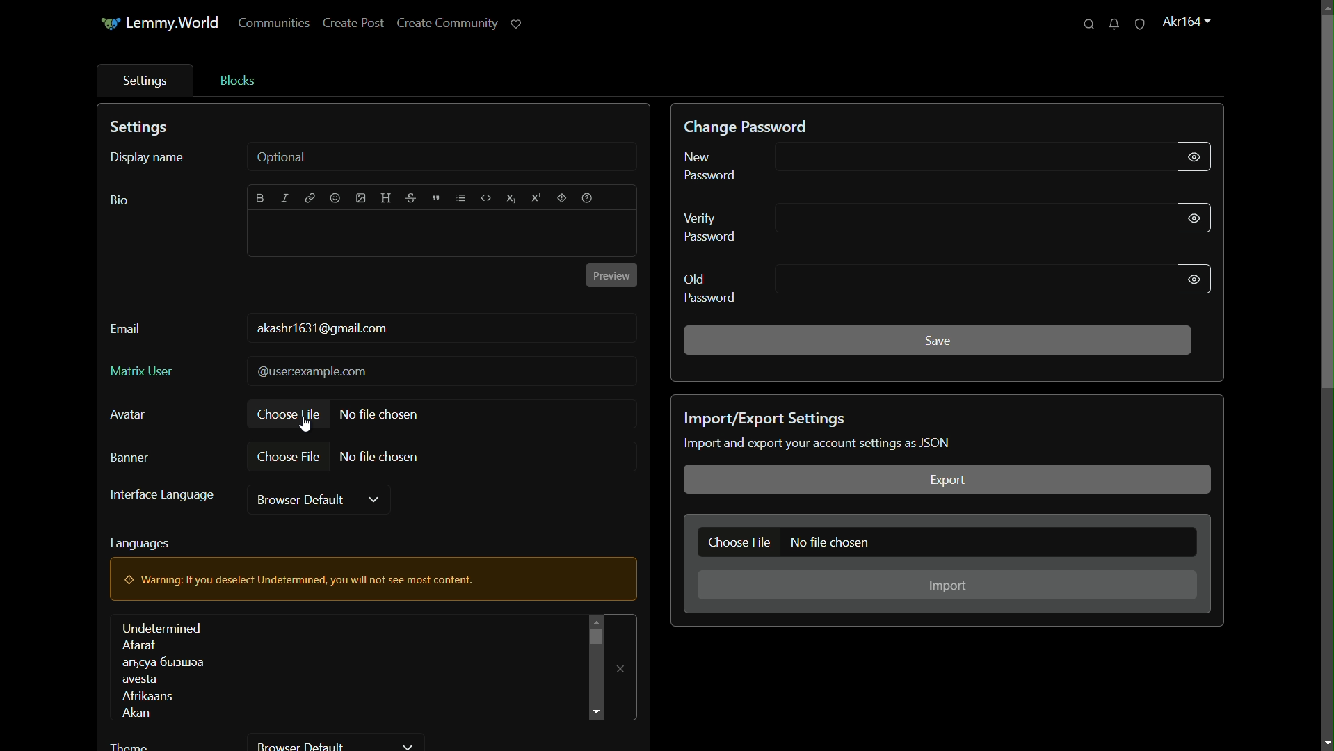 Image resolution: width=1334 pixels, height=751 pixels. I want to click on profile name, so click(1185, 20).